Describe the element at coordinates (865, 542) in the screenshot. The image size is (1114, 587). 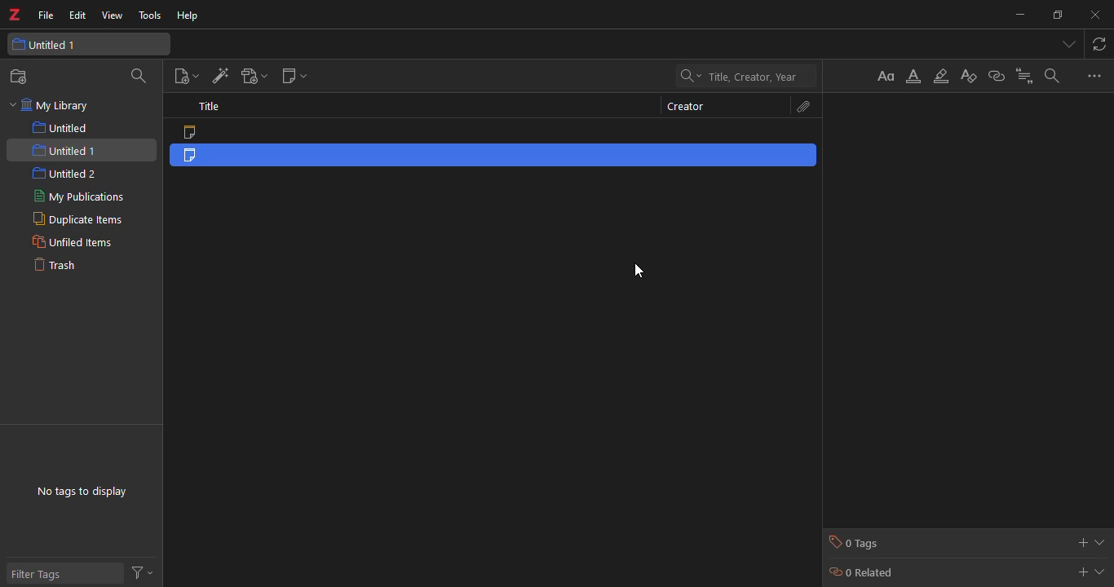
I see `0 tags` at that location.